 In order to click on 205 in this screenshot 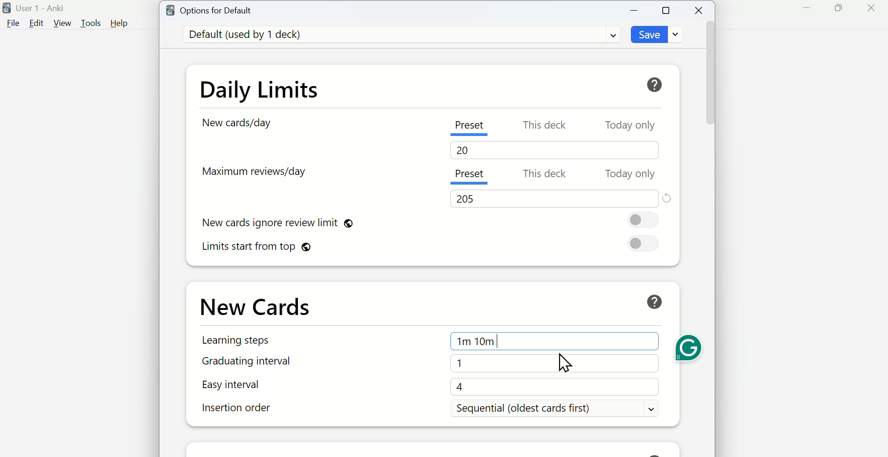, I will do `click(472, 198)`.